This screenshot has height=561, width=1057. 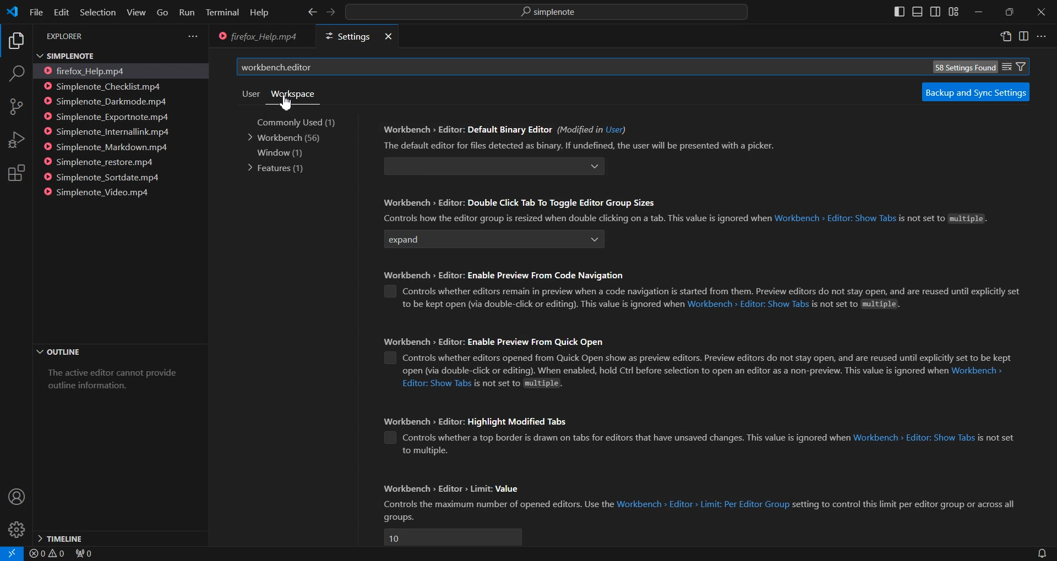 What do you see at coordinates (935, 12) in the screenshot?
I see `Toggle secondary side bar` at bounding box center [935, 12].